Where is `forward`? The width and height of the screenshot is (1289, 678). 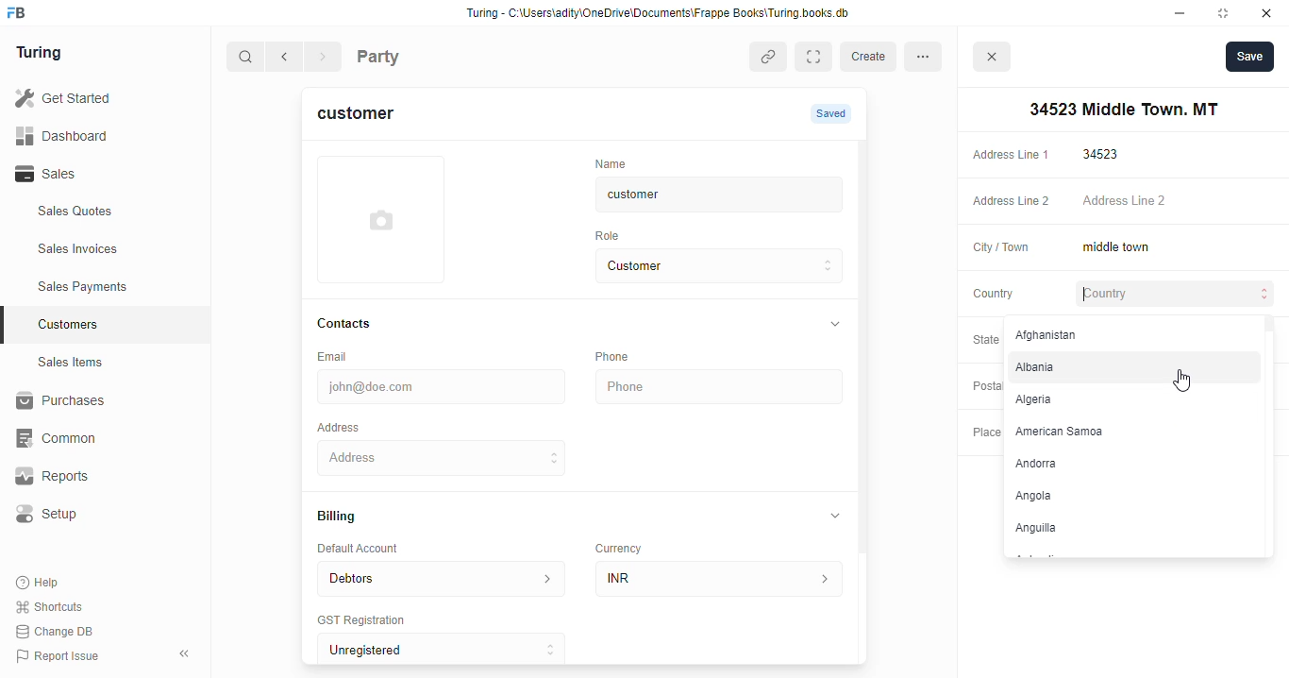
forward is located at coordinates (325, 59).